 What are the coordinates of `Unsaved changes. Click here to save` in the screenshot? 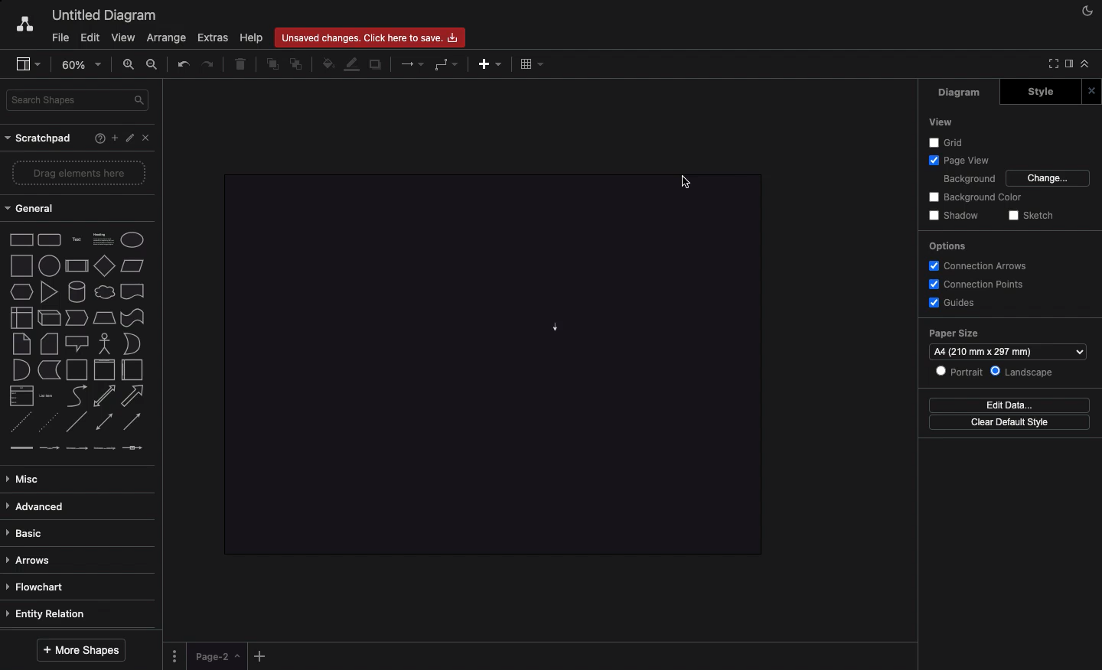 It's located at (372, 37).